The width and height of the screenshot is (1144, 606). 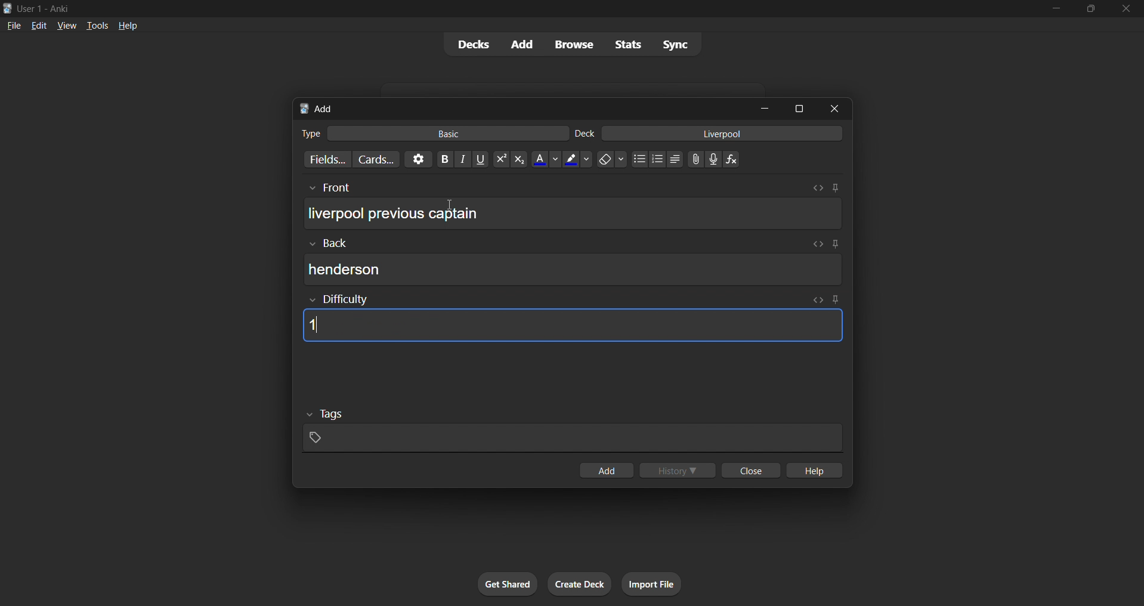 I want to click on customize fields, so click(x=321, y=160).